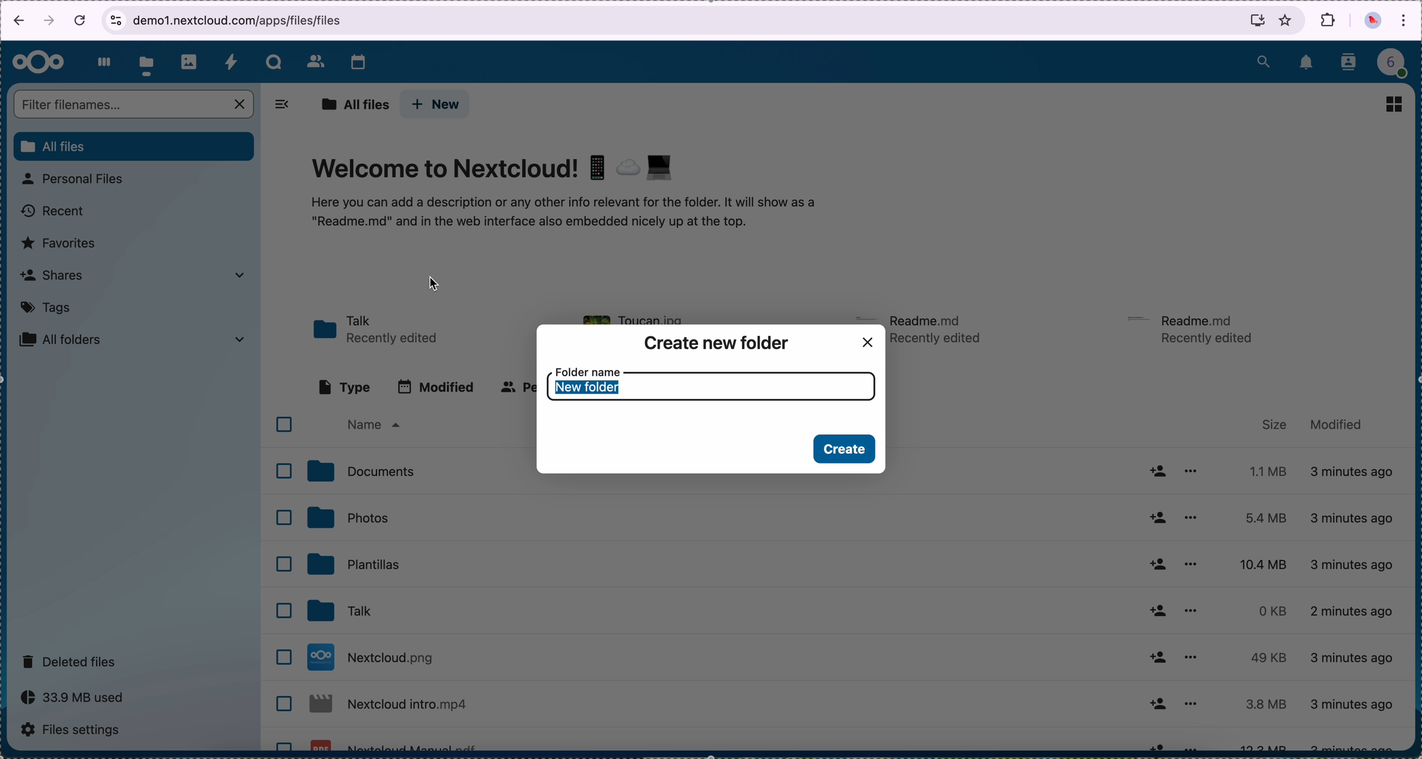 This screenshot has height=759, width=1422. What do you see at coordinates (374, 657) in the screenshot?
I see `Nextcloud file` at bounding box center [374, 657].